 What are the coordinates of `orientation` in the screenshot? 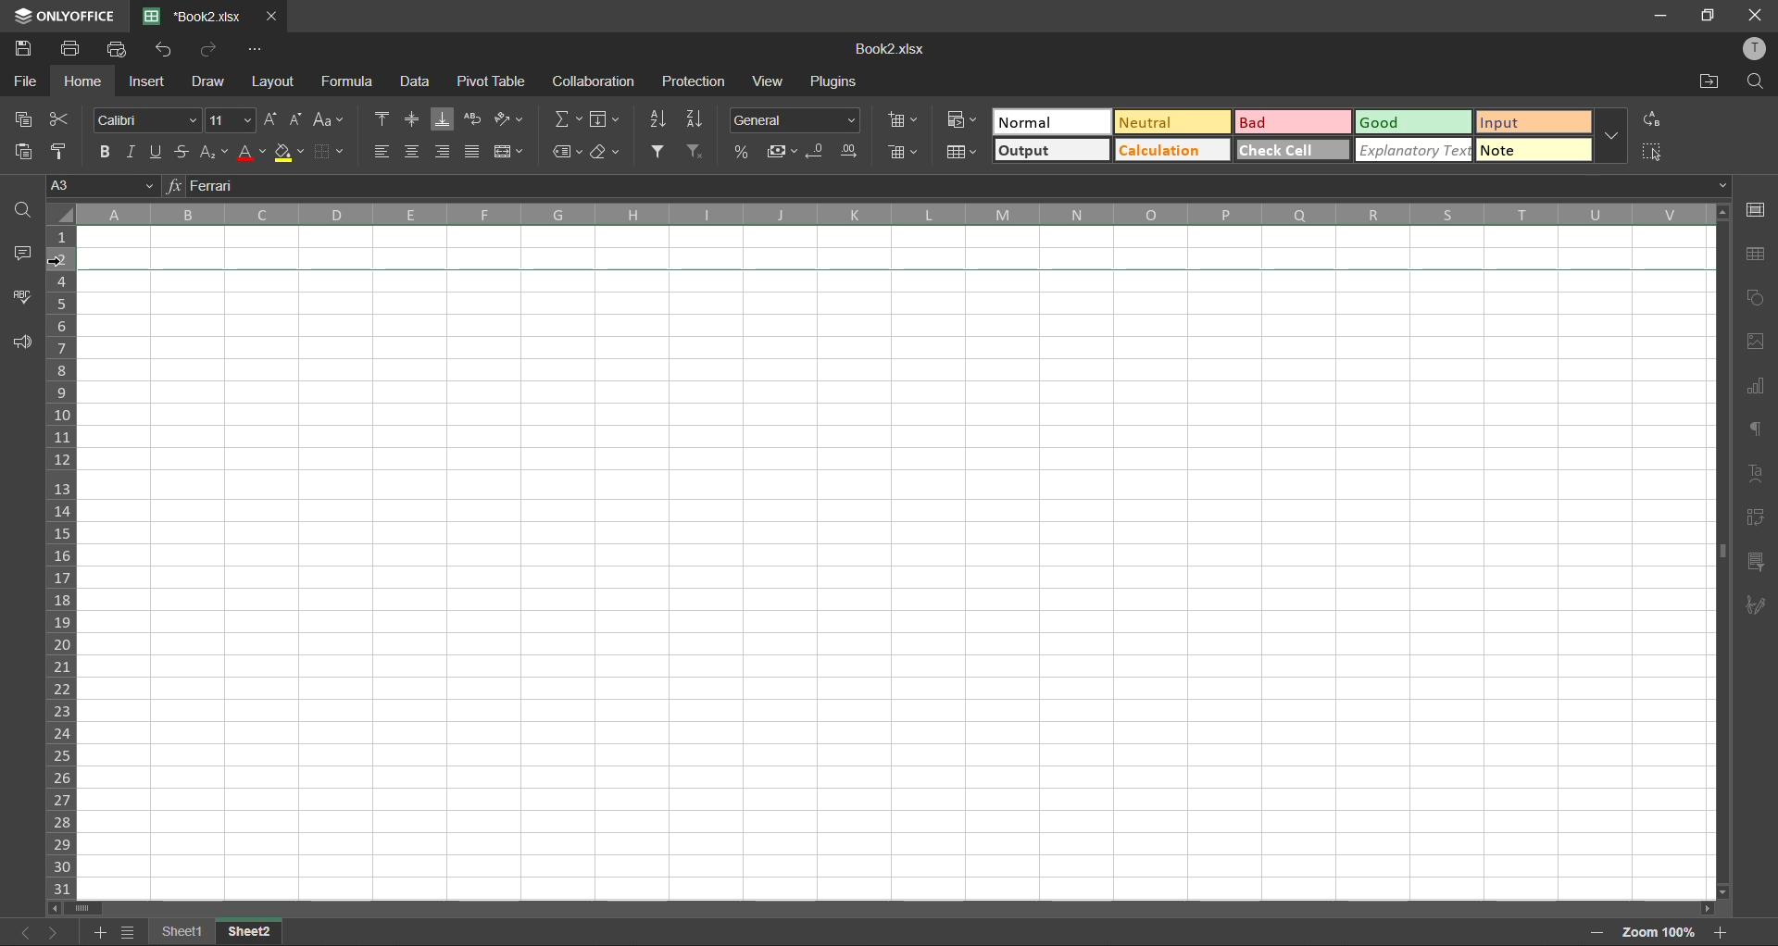 It's located at (511, 118).